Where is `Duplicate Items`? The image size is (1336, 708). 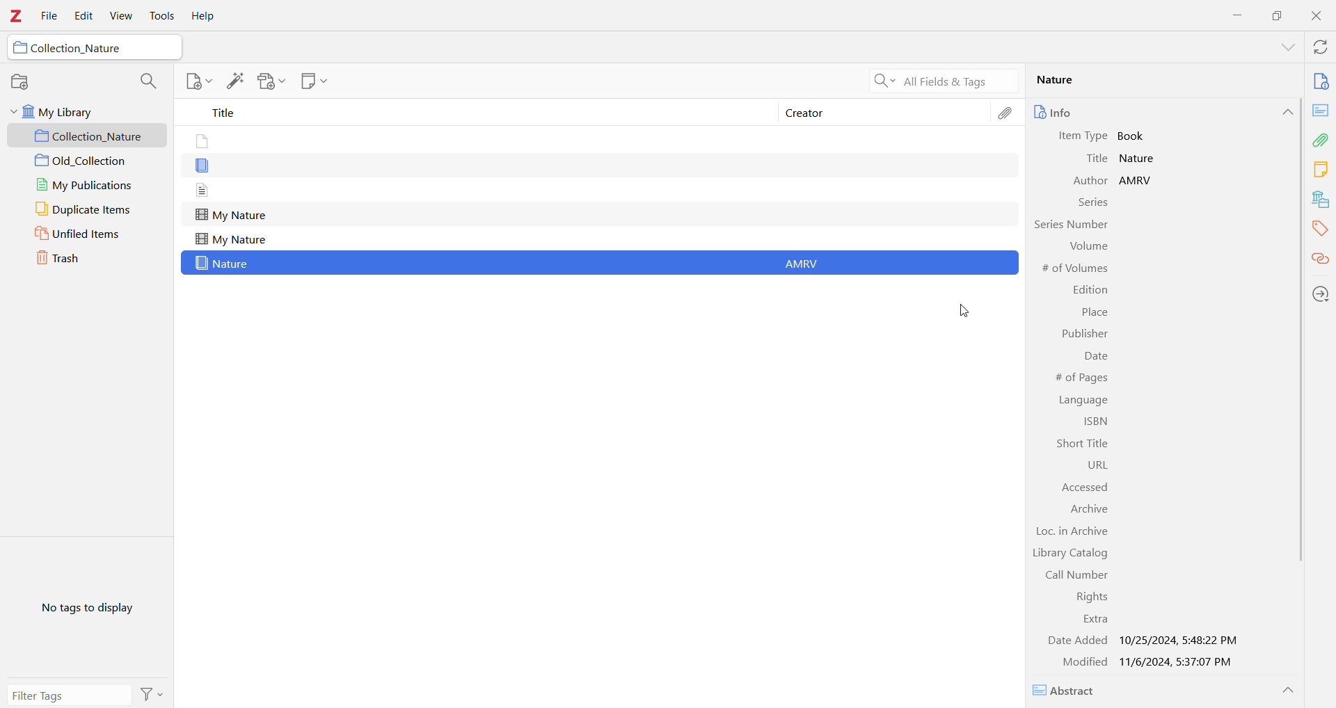 Duplicate Items is located at coordinates (84, 209).